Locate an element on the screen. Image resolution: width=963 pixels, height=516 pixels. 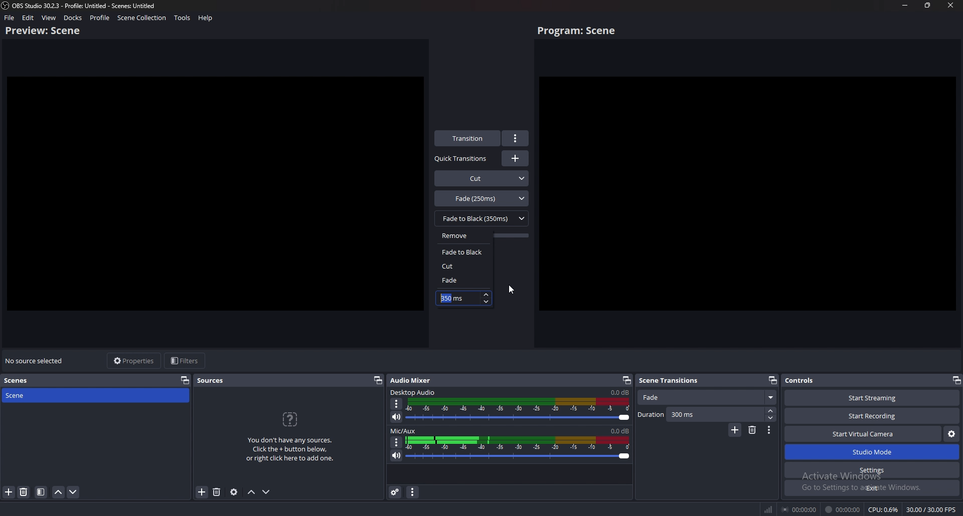
Options is located at coordinates (769, 431).